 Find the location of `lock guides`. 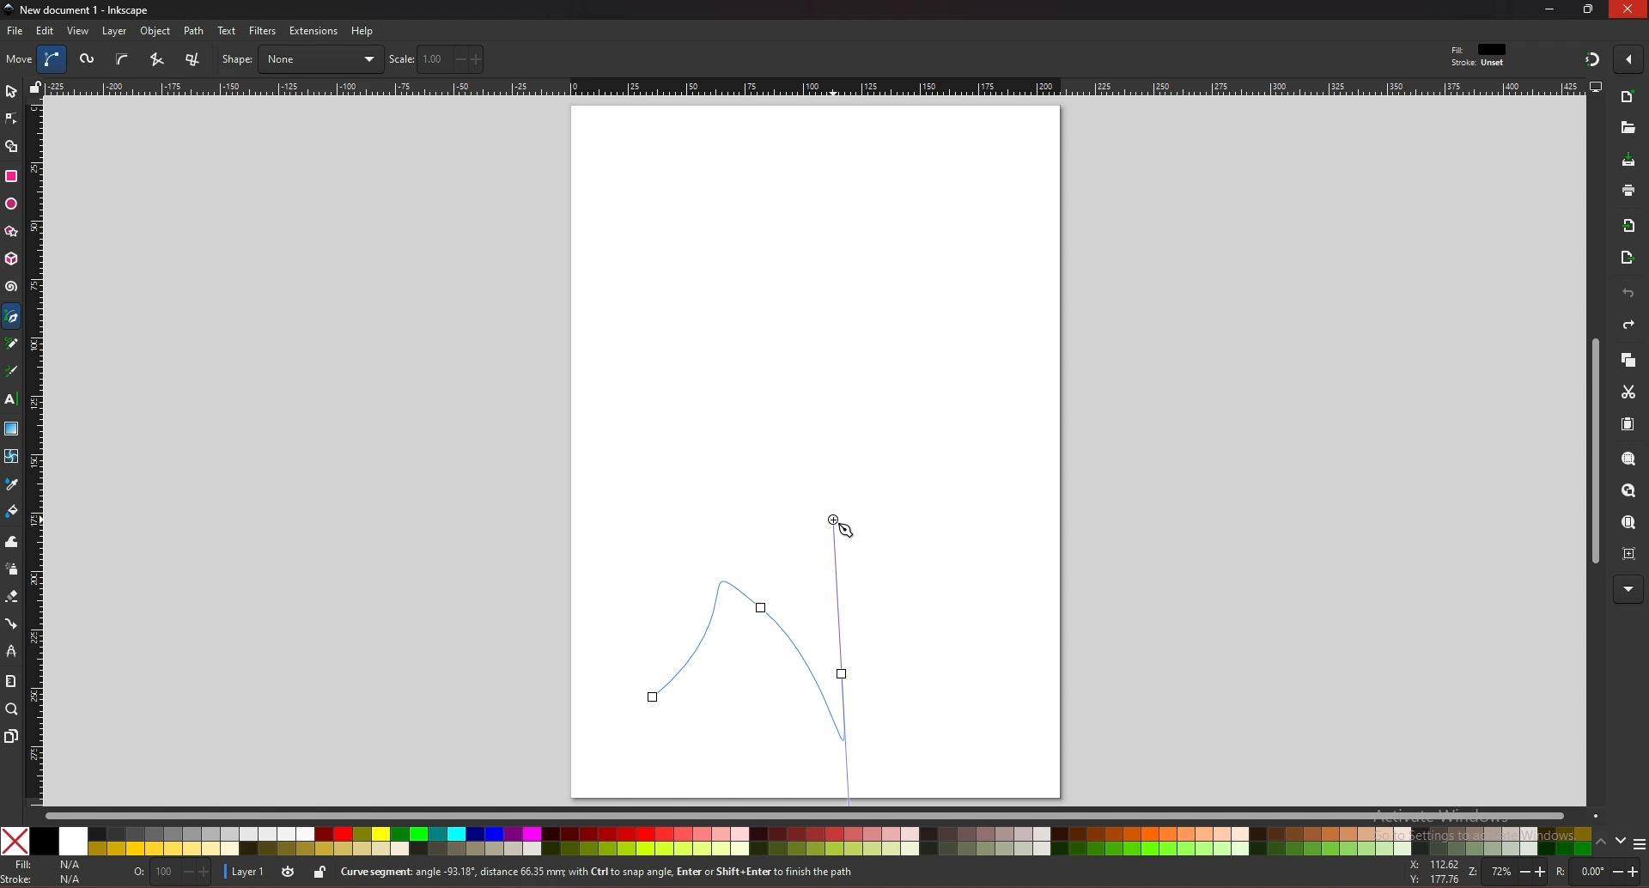

lock guides is located at coordinates (35, 87).